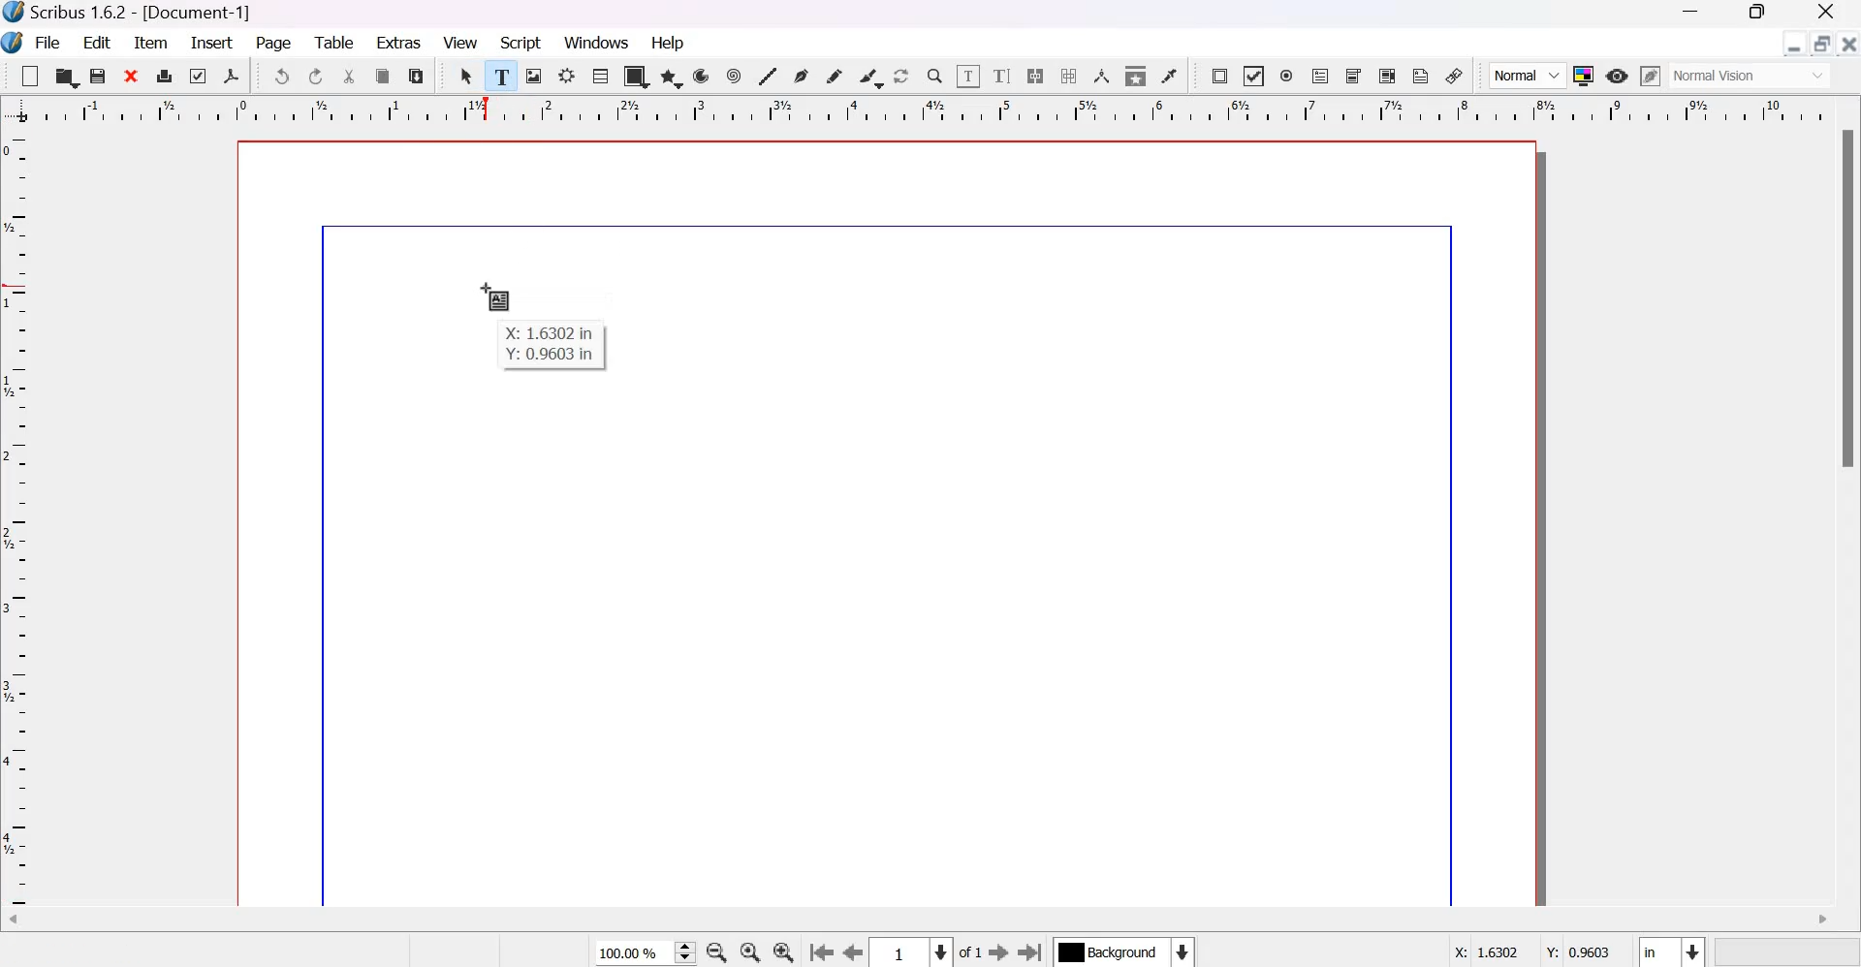  What do you see at coordinates (702, 76) in the screenshot?
I see `arc` at bounding box center [702, 76].